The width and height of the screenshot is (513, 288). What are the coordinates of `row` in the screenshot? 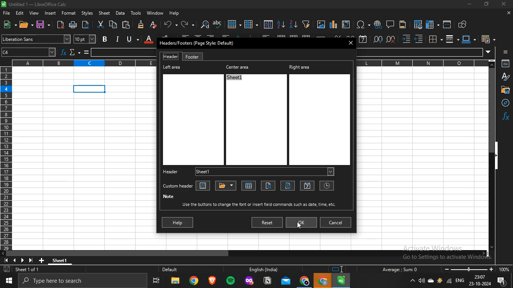 It's located at (233, 24).